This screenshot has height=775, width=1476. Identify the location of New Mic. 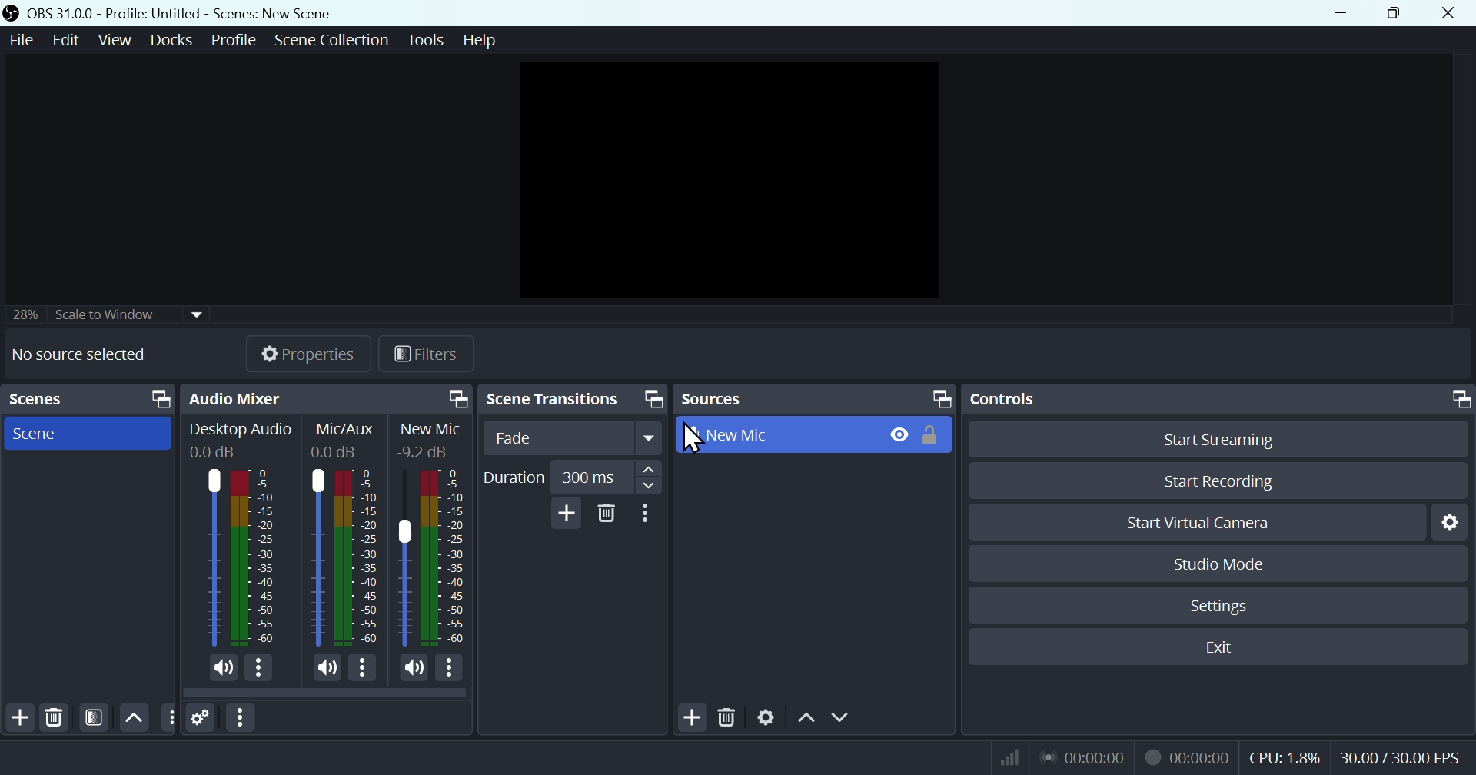
(432, 429).